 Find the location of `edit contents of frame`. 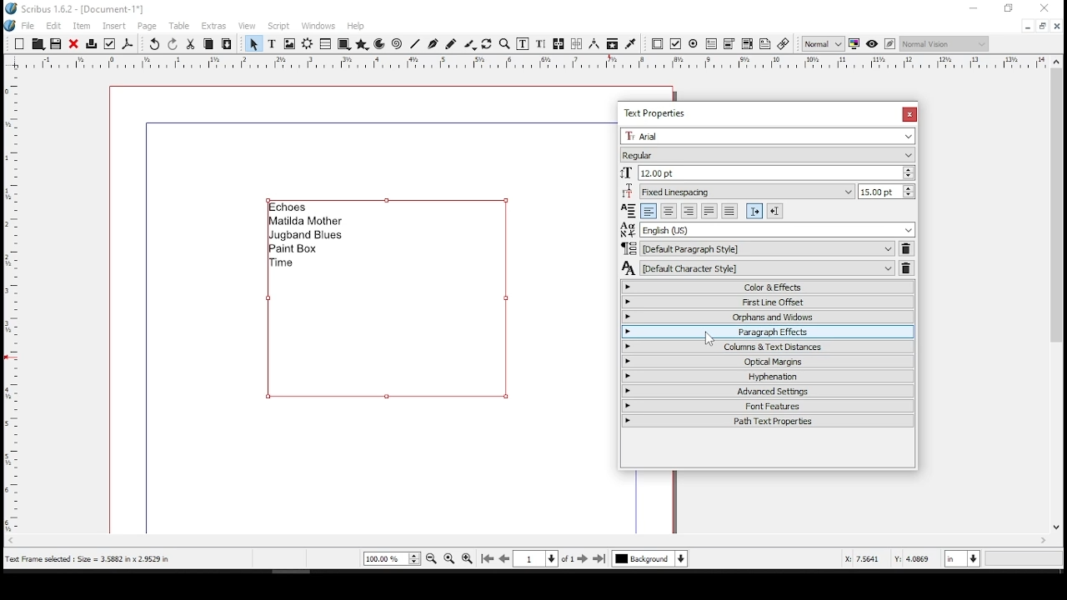

edit contents of frame is located at coordinates (522, 44).